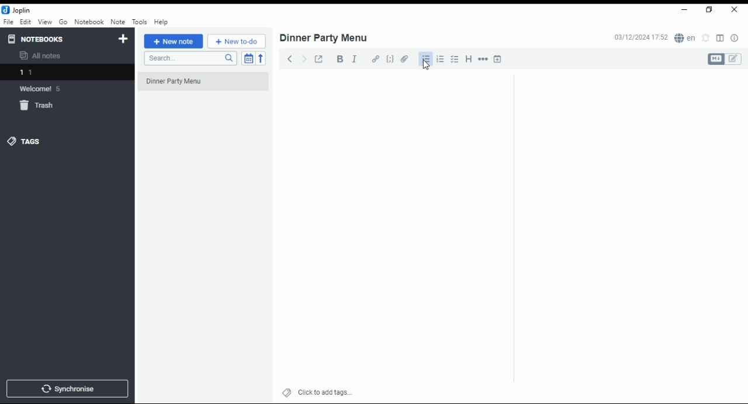 This screenshot has width=748, height=404. I want to click on bold, so click(338, 59).